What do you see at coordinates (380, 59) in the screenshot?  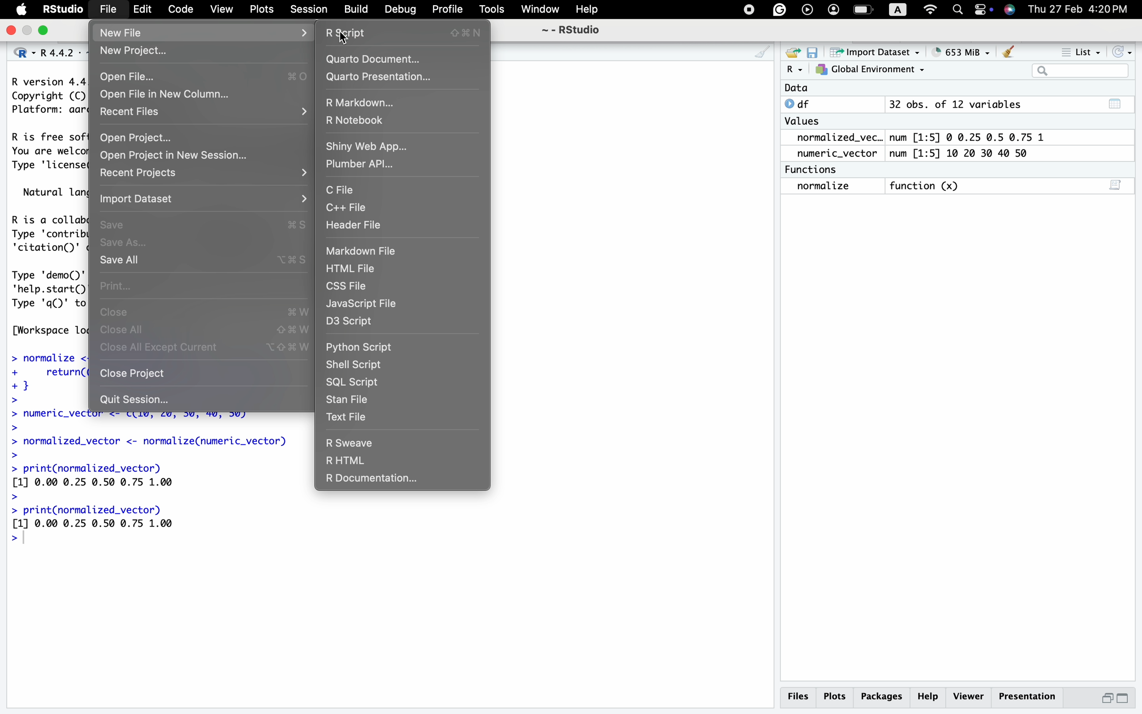 I see `Quarto Document` at bounding box center [380, 59].